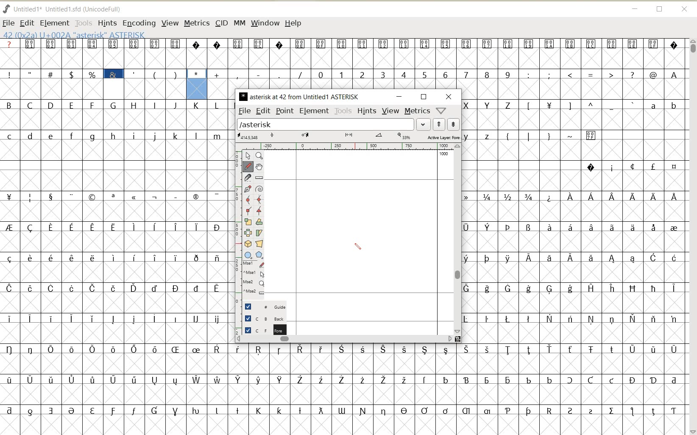  Describe the element at coordinates (260, 329) in the screenshot. I see `FOREGROUND` at that location.